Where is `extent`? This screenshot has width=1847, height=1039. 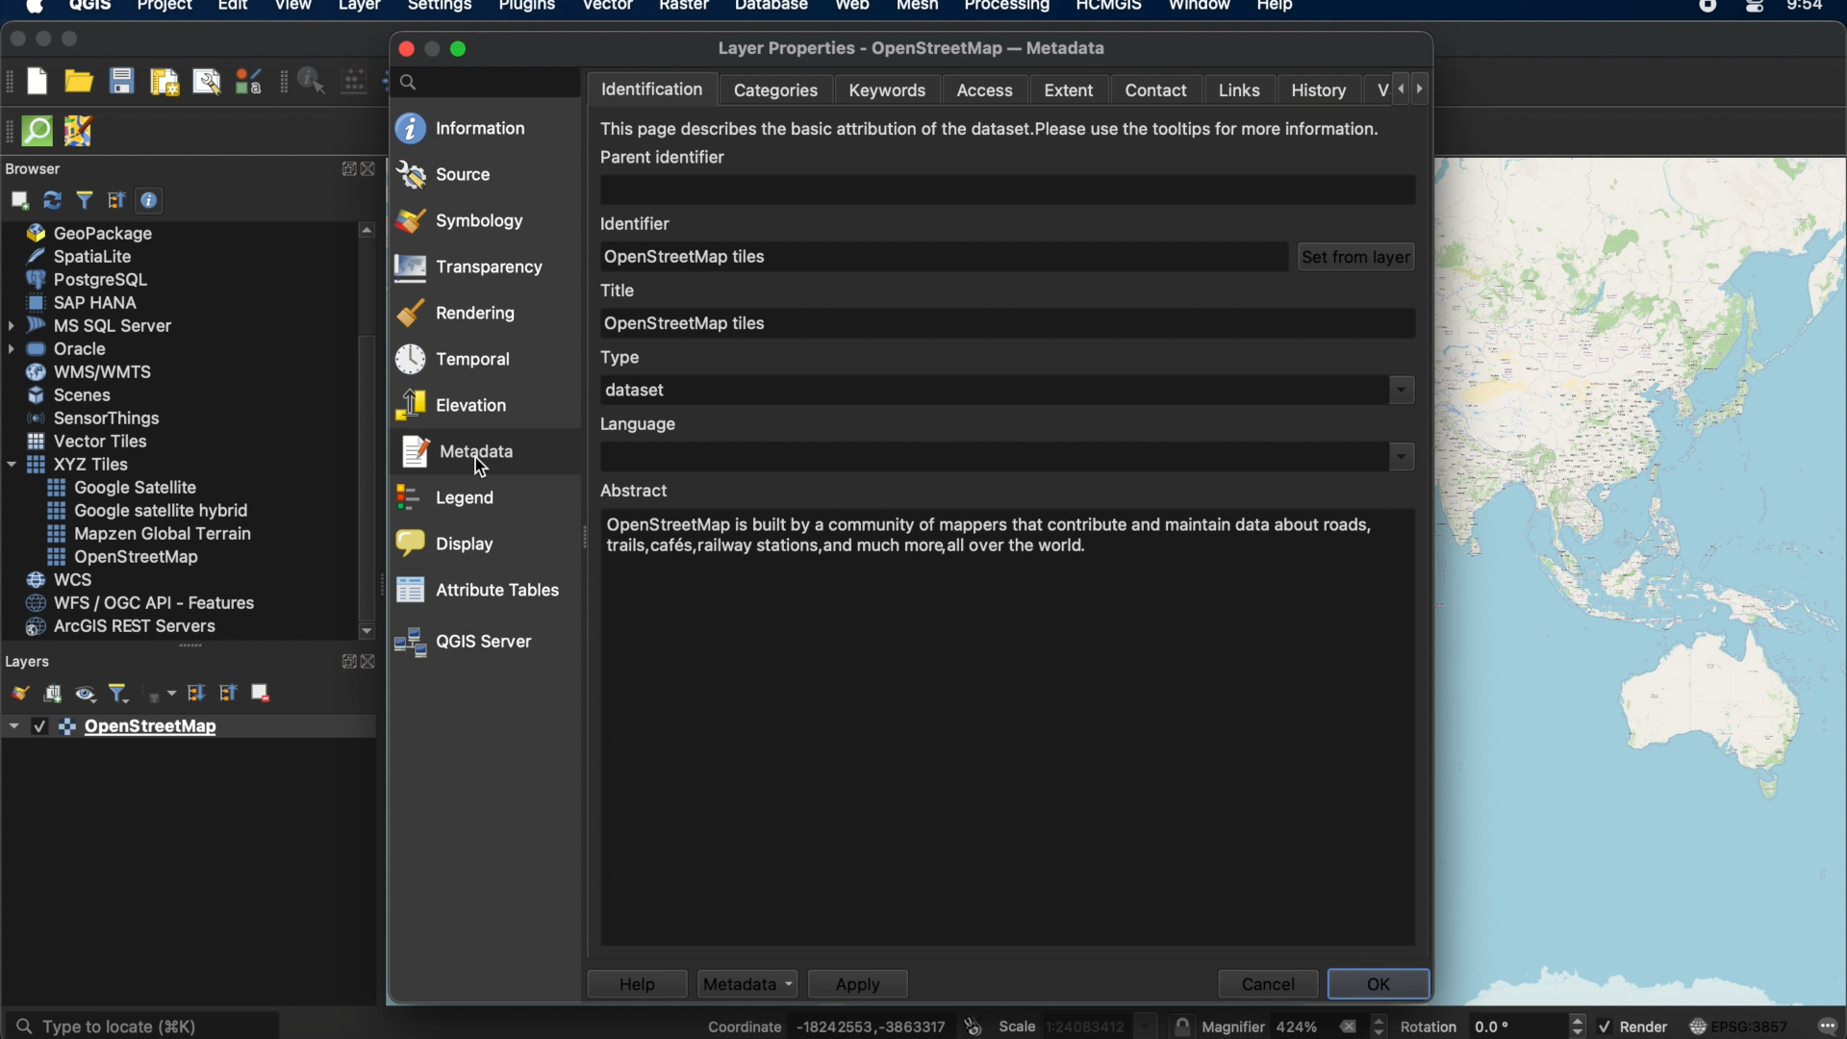
extent is located at coordinates (1072, 90).